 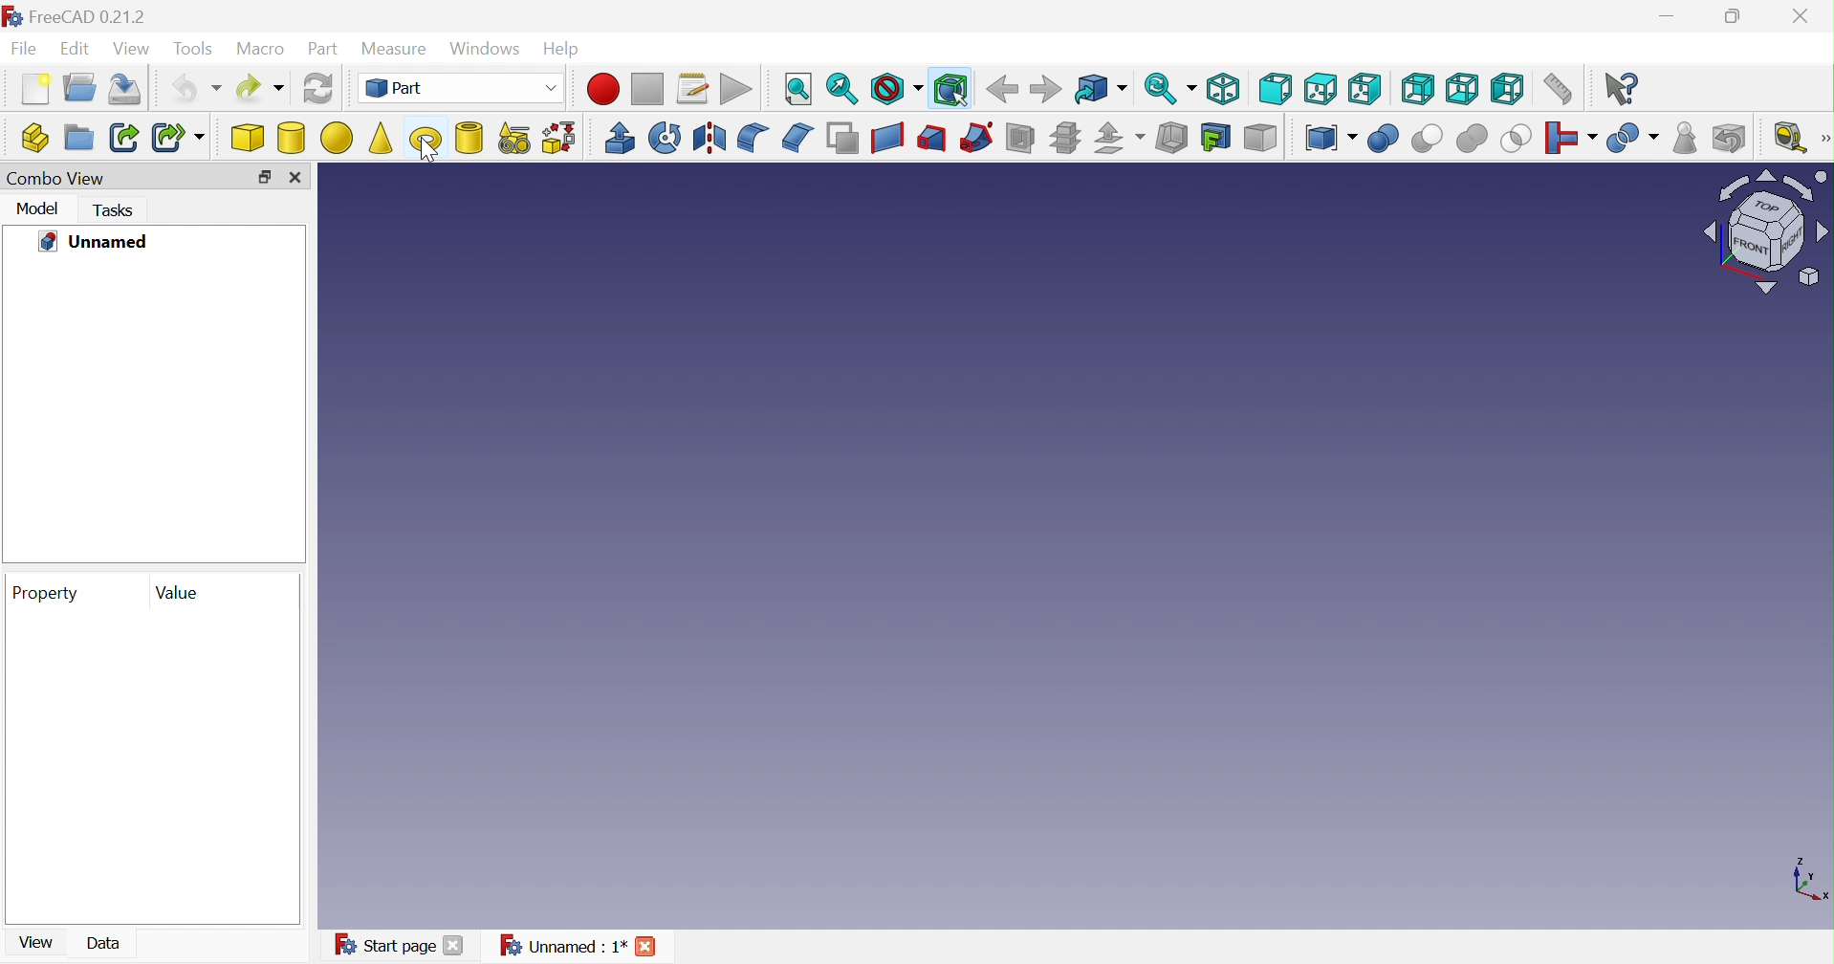 What do you see at coordinates (1573, 141) in the screenshot?
I see `Join objects` at bounding box center [1573, 141].